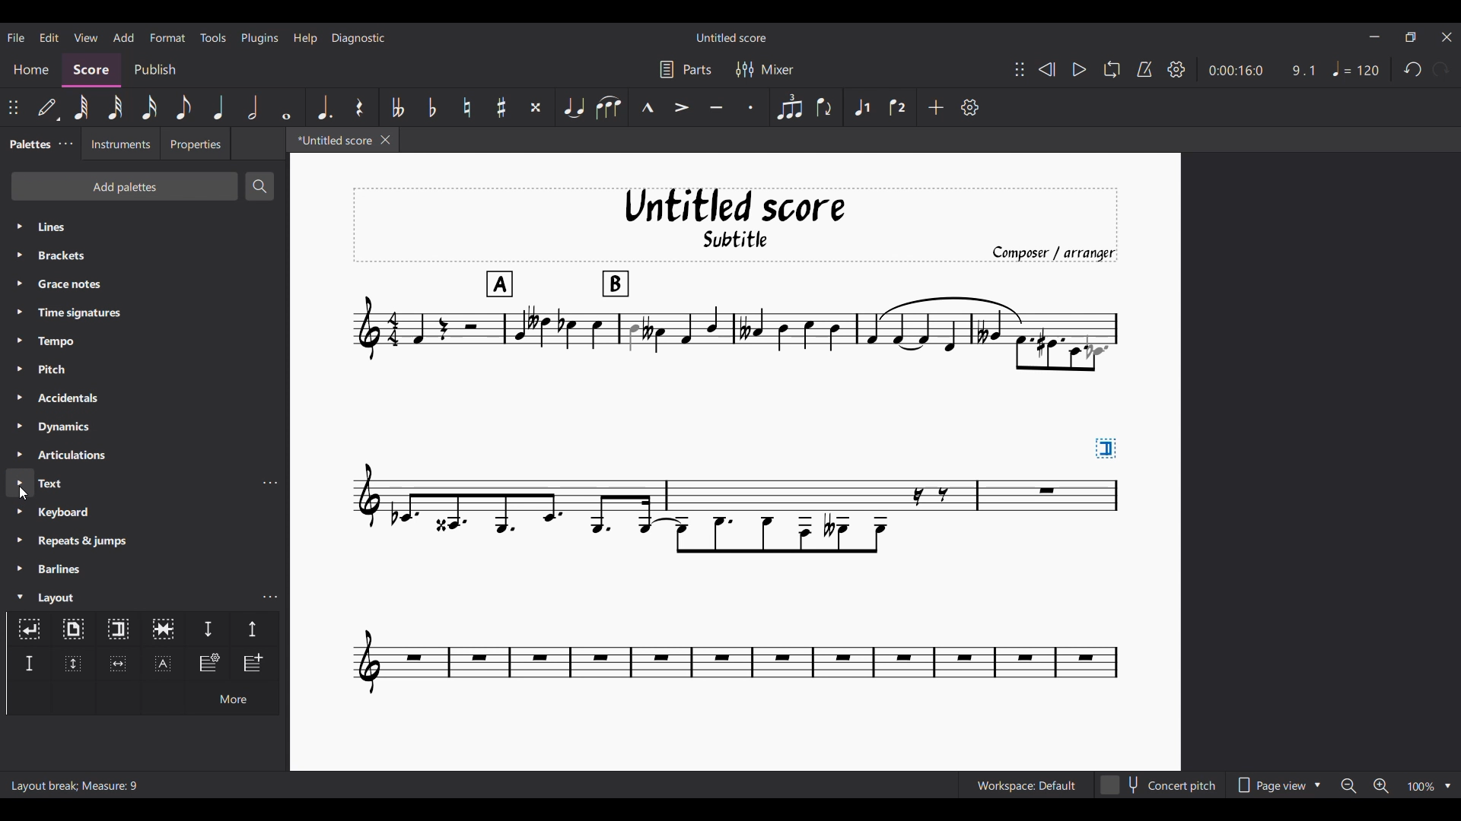  What do you see at coordinates (30, 70) in the screenshot?
I see `Home section` at bounding box center [30, 70].